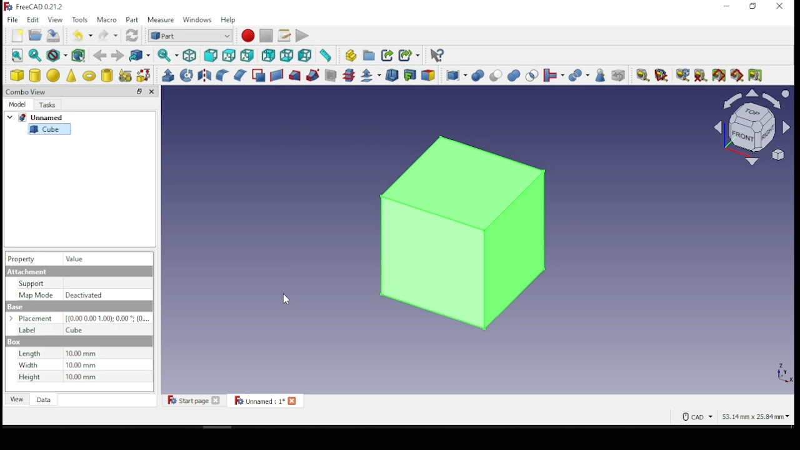 The width and height of the screenshot is (800, 450). I want to click on cut, so click(496, 75).